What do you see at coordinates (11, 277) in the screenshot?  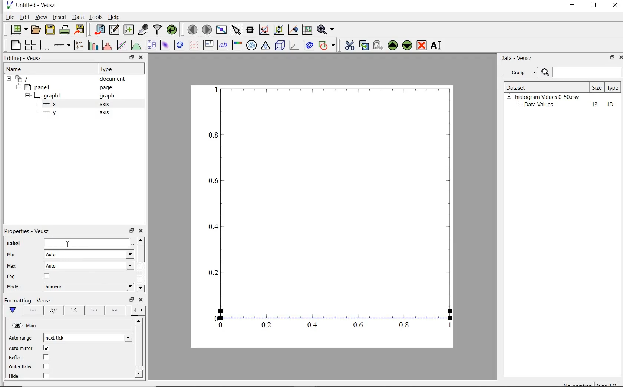 I see `Log` at bounding box center [11, 277].